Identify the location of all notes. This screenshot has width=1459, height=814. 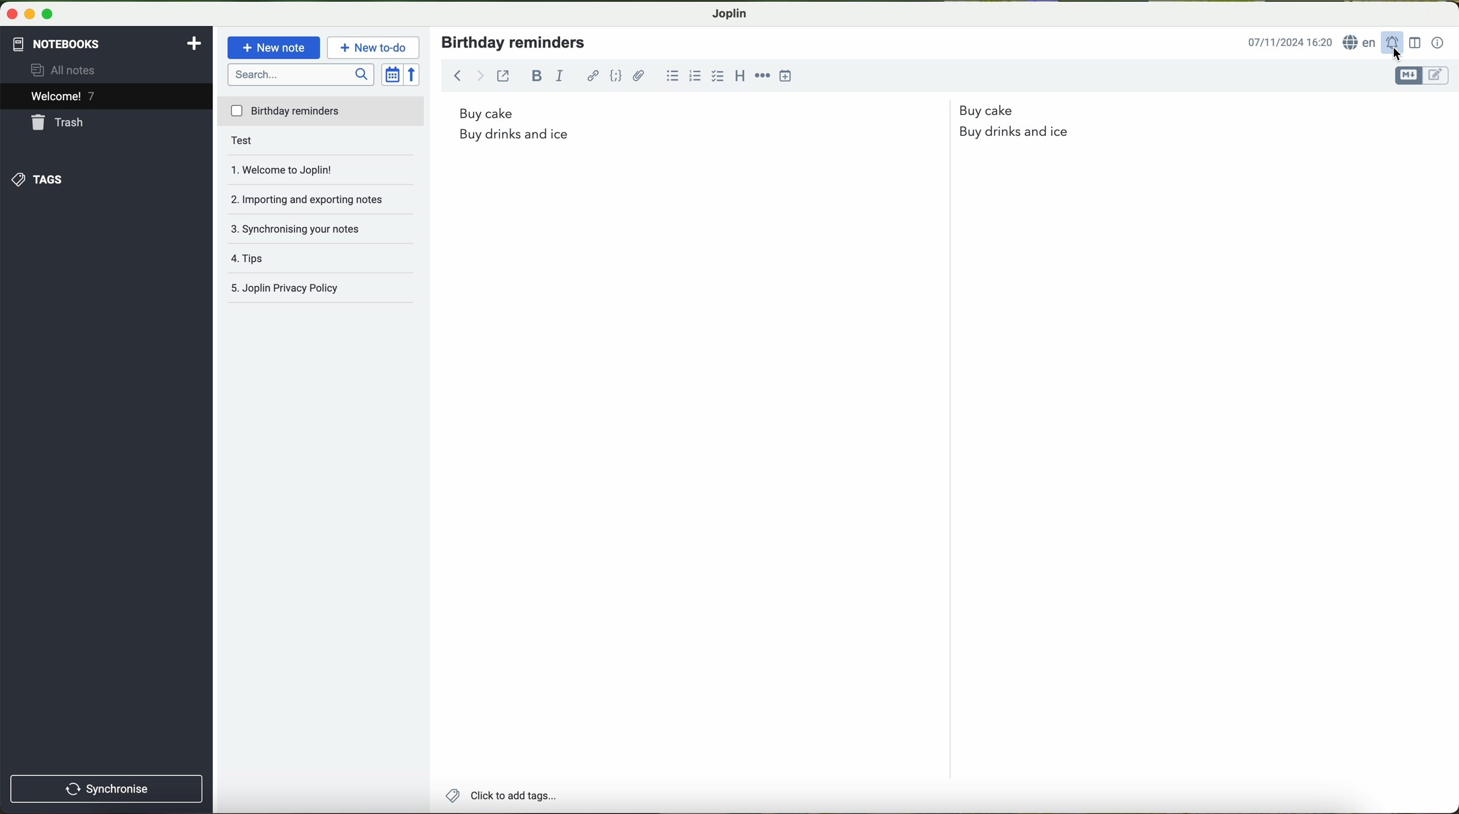
(75, 71).